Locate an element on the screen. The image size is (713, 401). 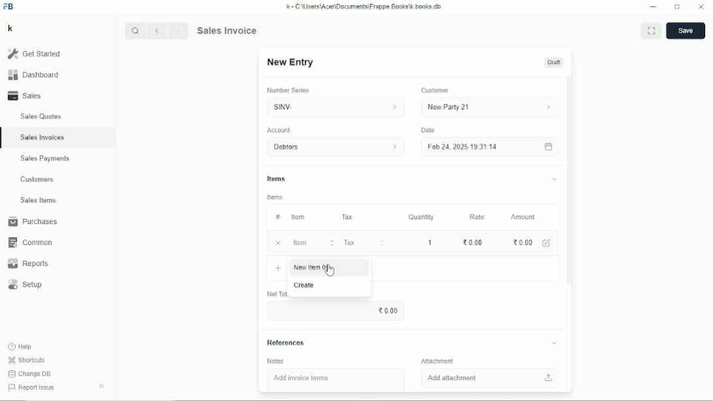
Change DB is located at coordinates (29, 374).